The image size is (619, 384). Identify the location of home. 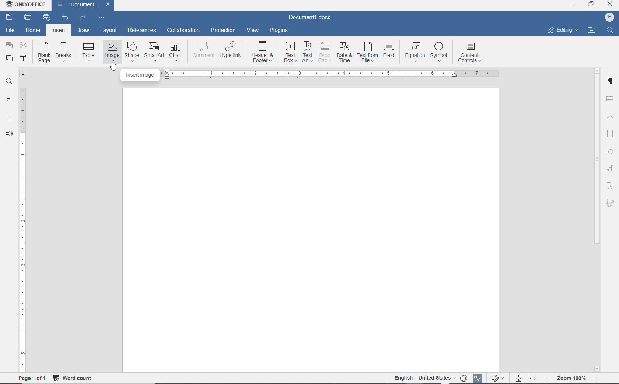
(32, 32).